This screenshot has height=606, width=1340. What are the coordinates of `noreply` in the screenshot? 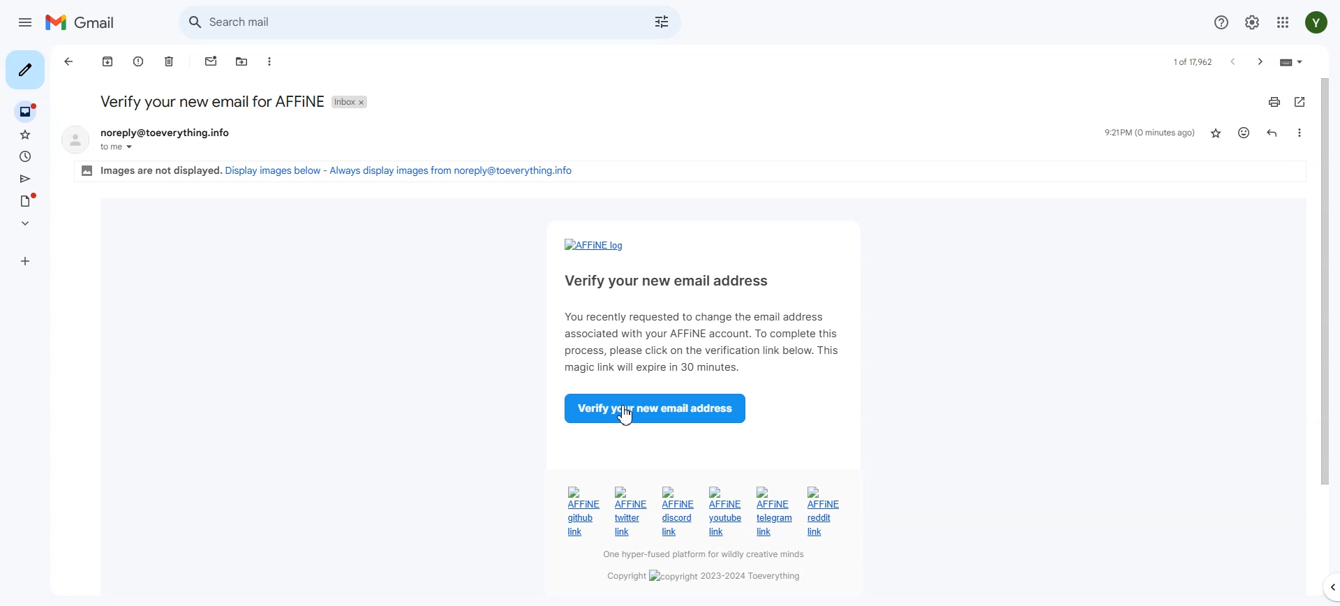 It's located at (167, 133).